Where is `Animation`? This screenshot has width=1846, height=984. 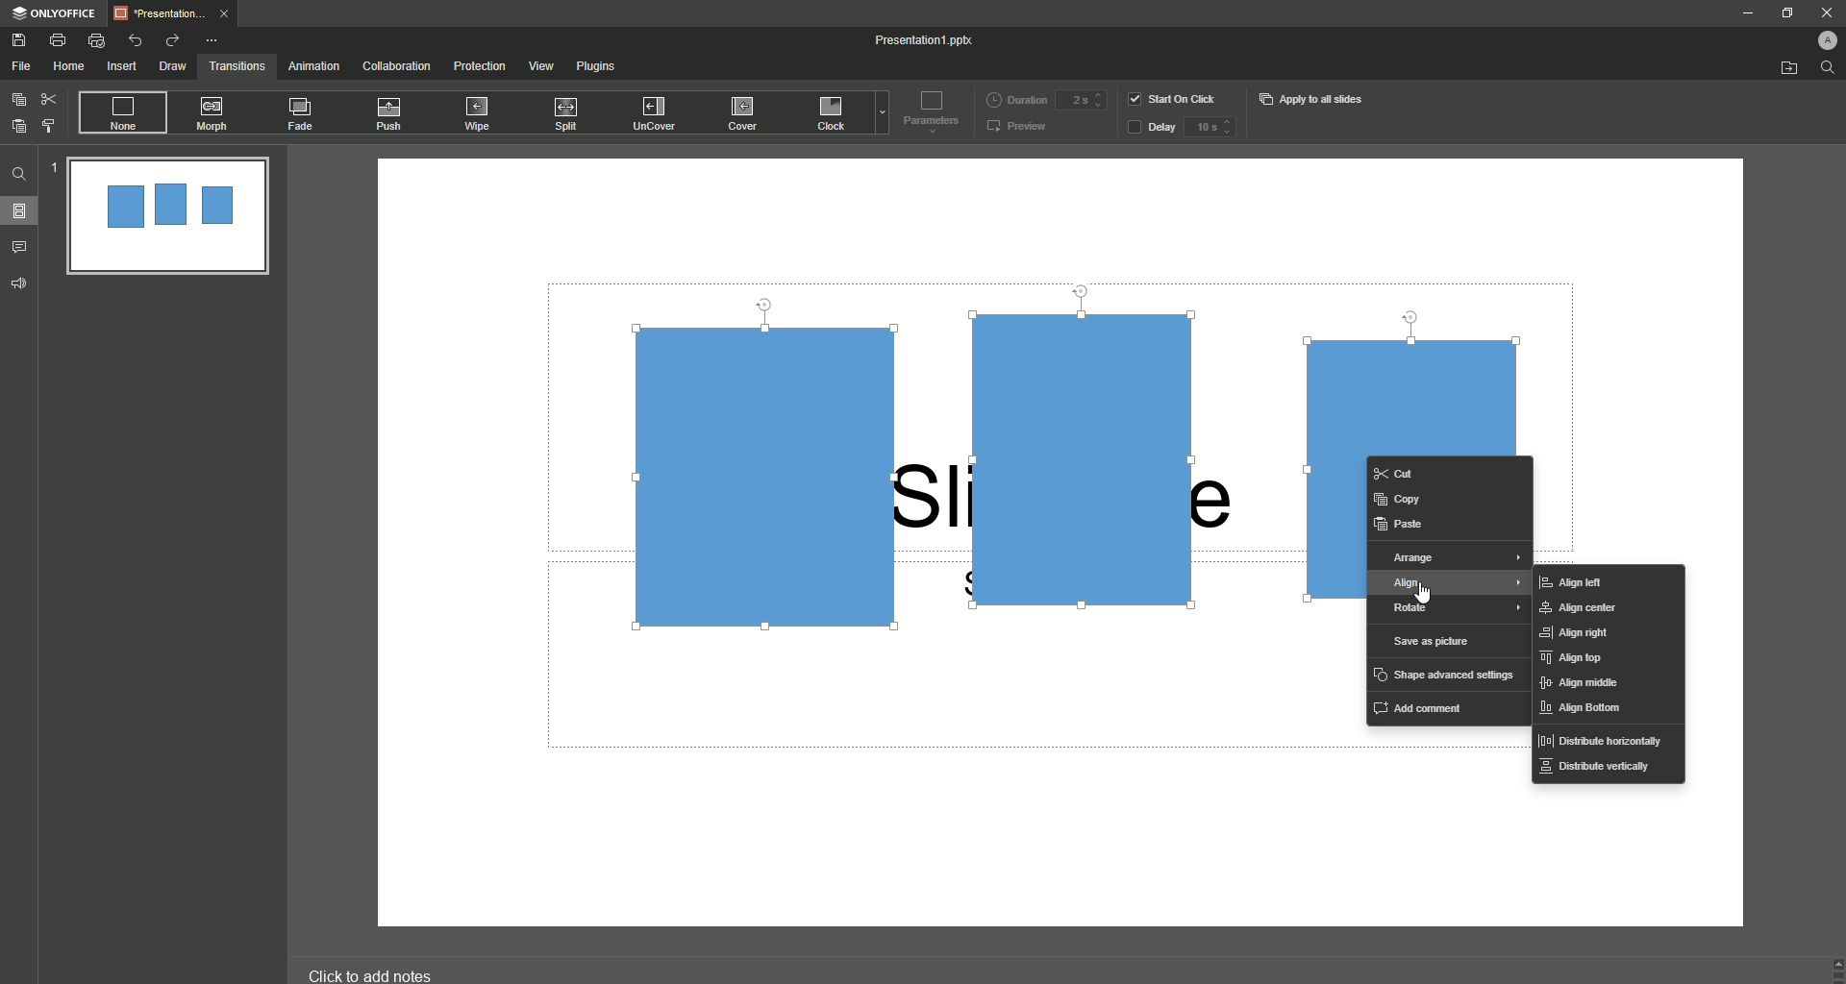 Animation is located at coordinates (312, 66).